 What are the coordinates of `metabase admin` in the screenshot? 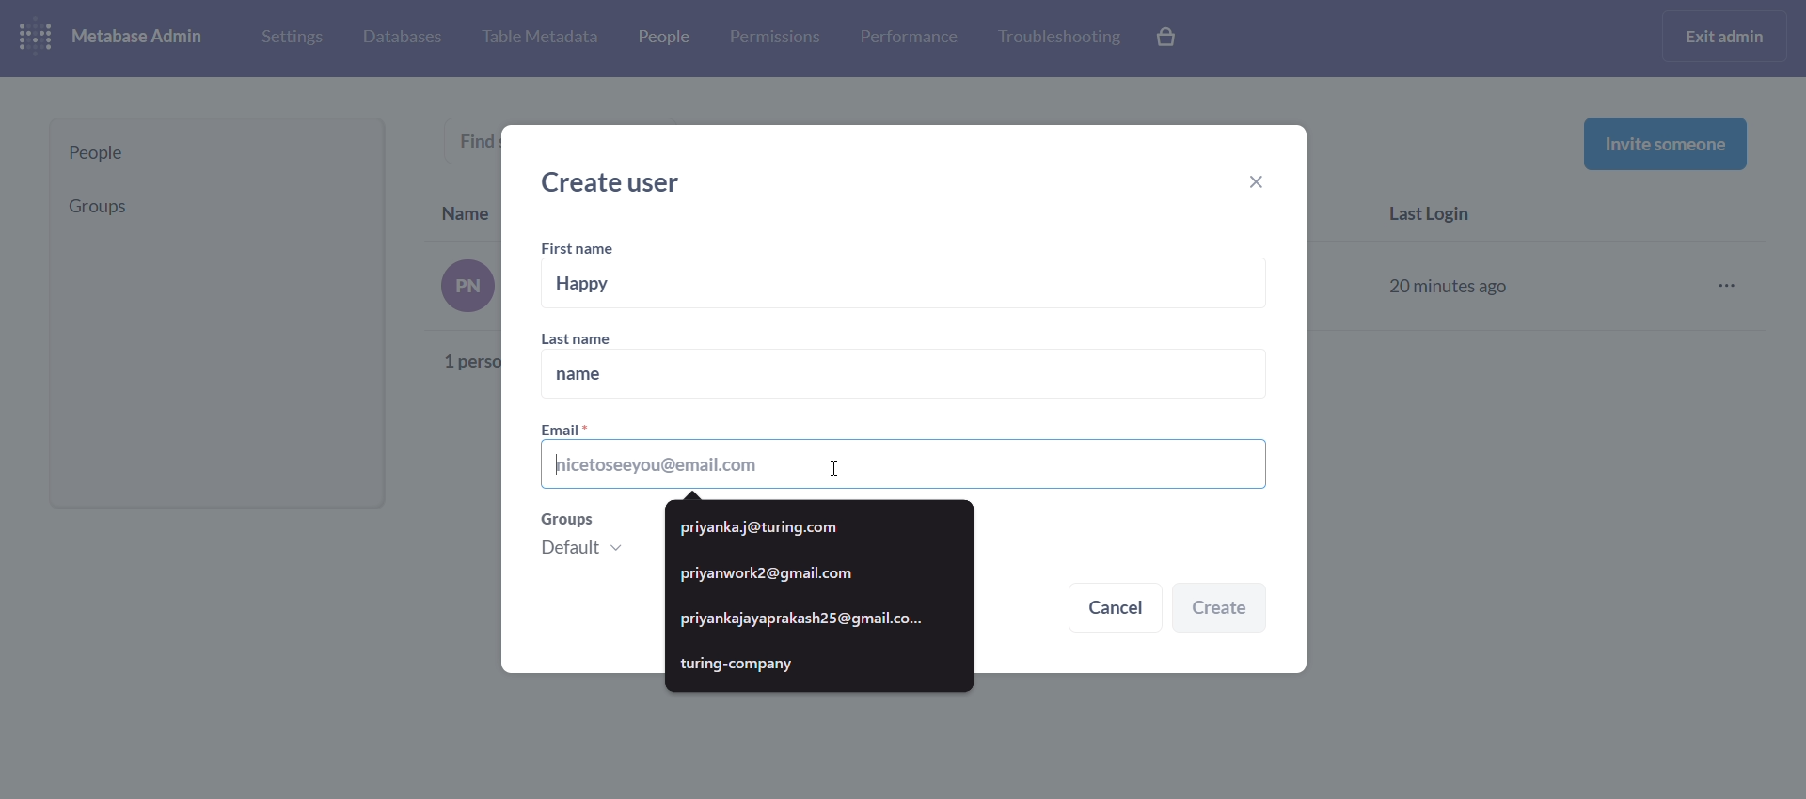 It's located at (145, 38).